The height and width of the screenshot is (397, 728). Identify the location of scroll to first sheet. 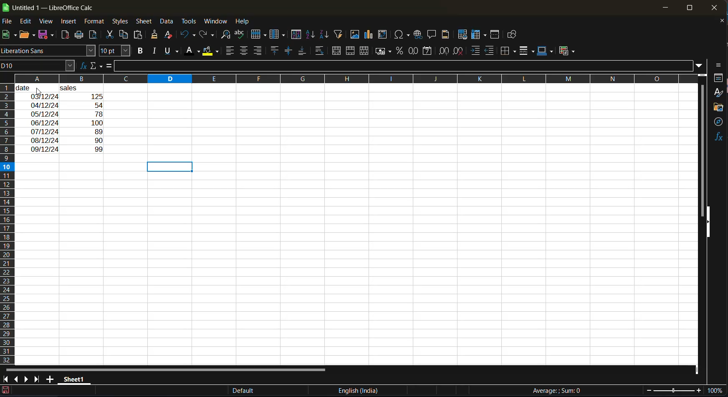
(5, 379).